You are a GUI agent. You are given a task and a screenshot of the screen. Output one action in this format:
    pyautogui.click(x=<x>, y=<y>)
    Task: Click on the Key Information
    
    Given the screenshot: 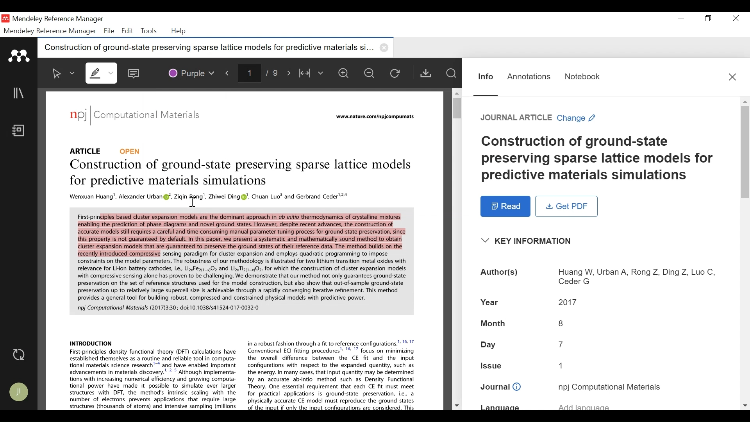 What is the action you would take?
    pyautogui.click(x=524, y=242)
    